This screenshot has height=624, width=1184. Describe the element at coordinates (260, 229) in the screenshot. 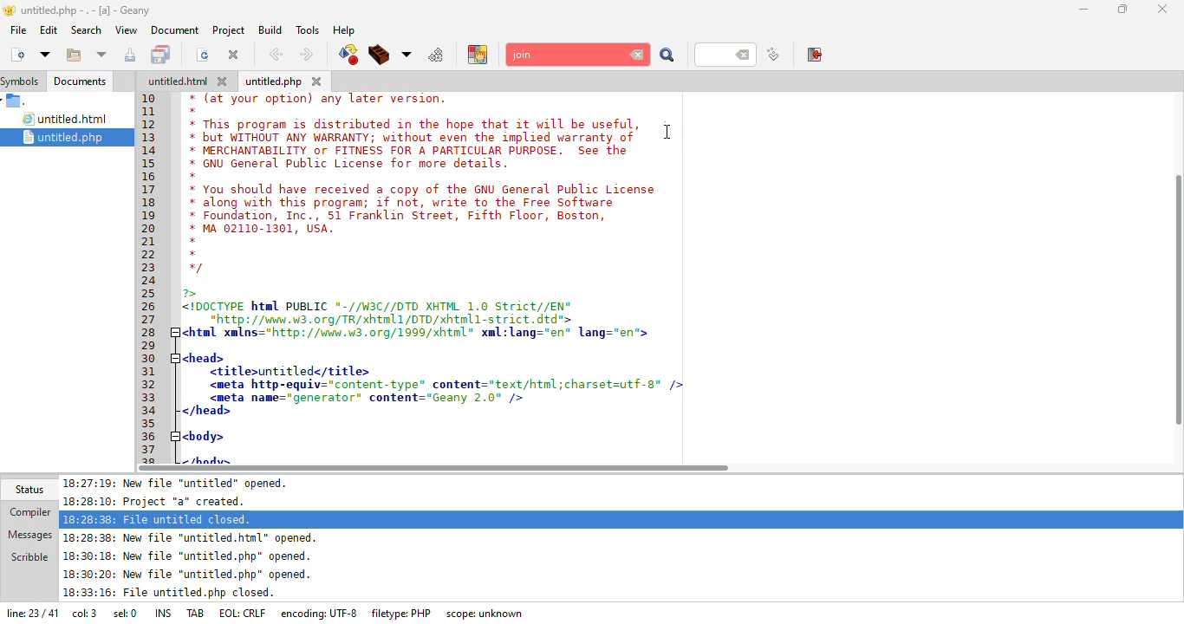

I see `* MA 02110-1301, USA.` at that location.